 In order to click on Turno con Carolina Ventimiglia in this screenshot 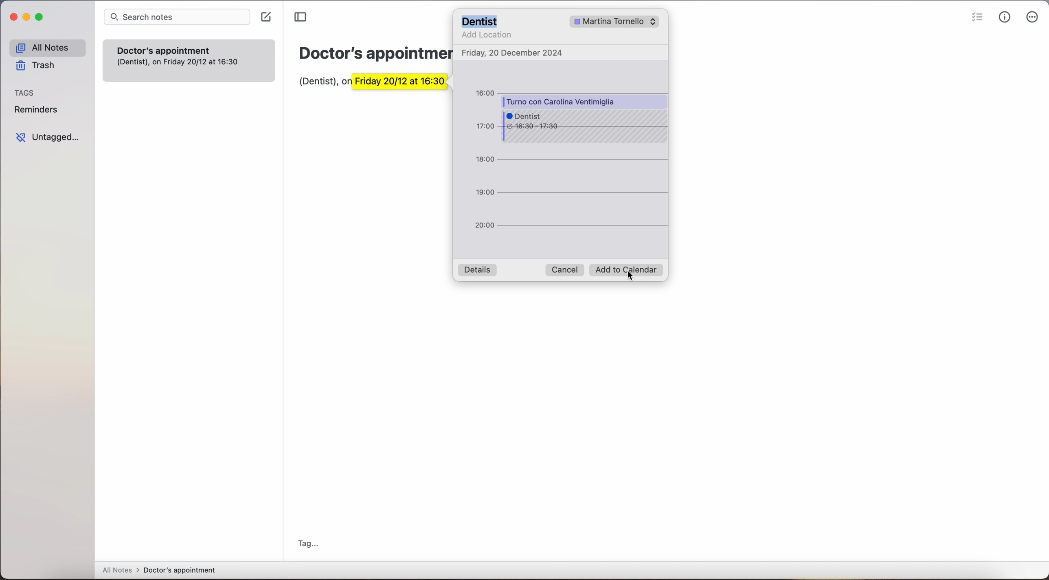, I will do `click(563, 101)`.